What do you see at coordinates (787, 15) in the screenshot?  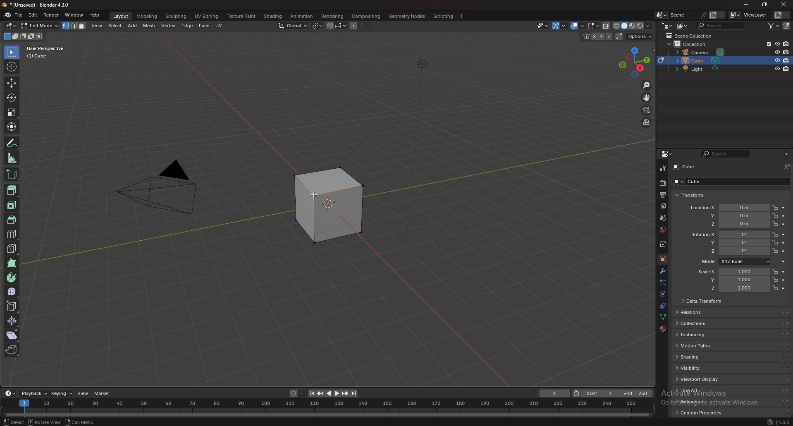 I see `remove view layer` at bounding box center [787, 15].